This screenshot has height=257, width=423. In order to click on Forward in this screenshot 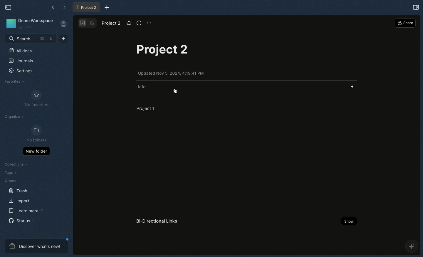, I will do `click(63, 8)`.